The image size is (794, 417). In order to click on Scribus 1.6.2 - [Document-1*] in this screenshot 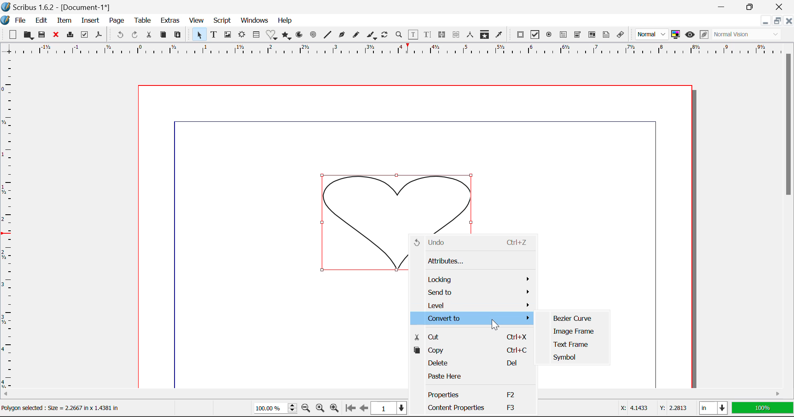, I will do `click(59, 7)`.